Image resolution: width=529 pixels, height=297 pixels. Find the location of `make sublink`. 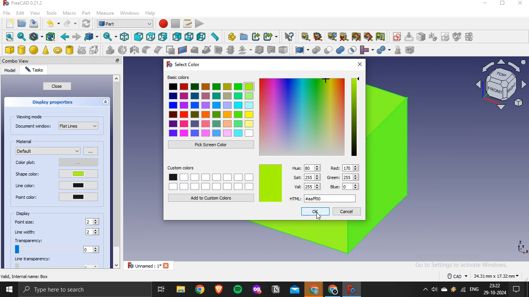

make sublink is located at coordinates (269, 37).